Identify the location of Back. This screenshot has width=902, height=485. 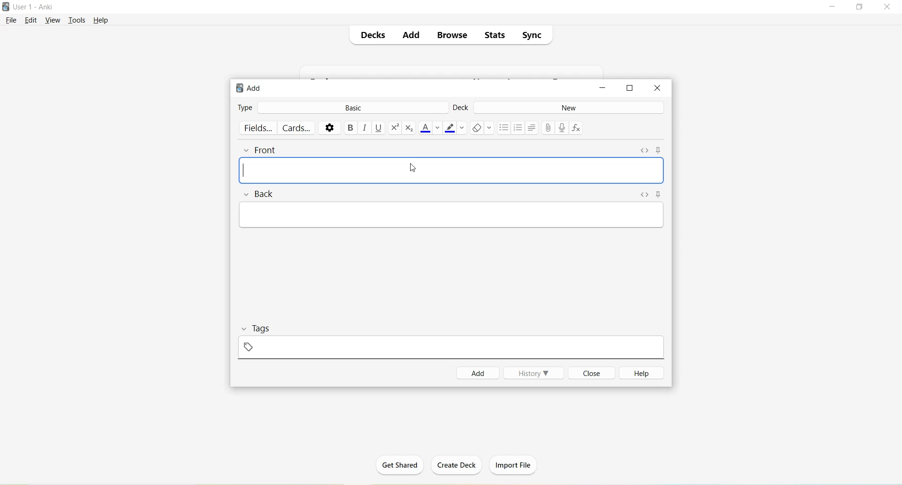
(267, 195).